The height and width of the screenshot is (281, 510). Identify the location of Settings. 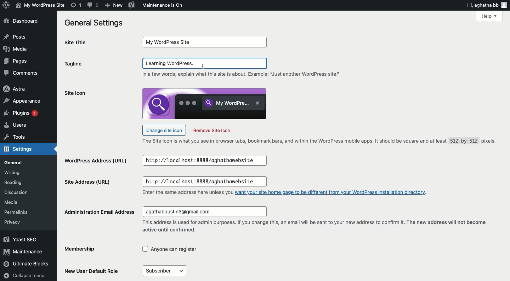
(22, 150).